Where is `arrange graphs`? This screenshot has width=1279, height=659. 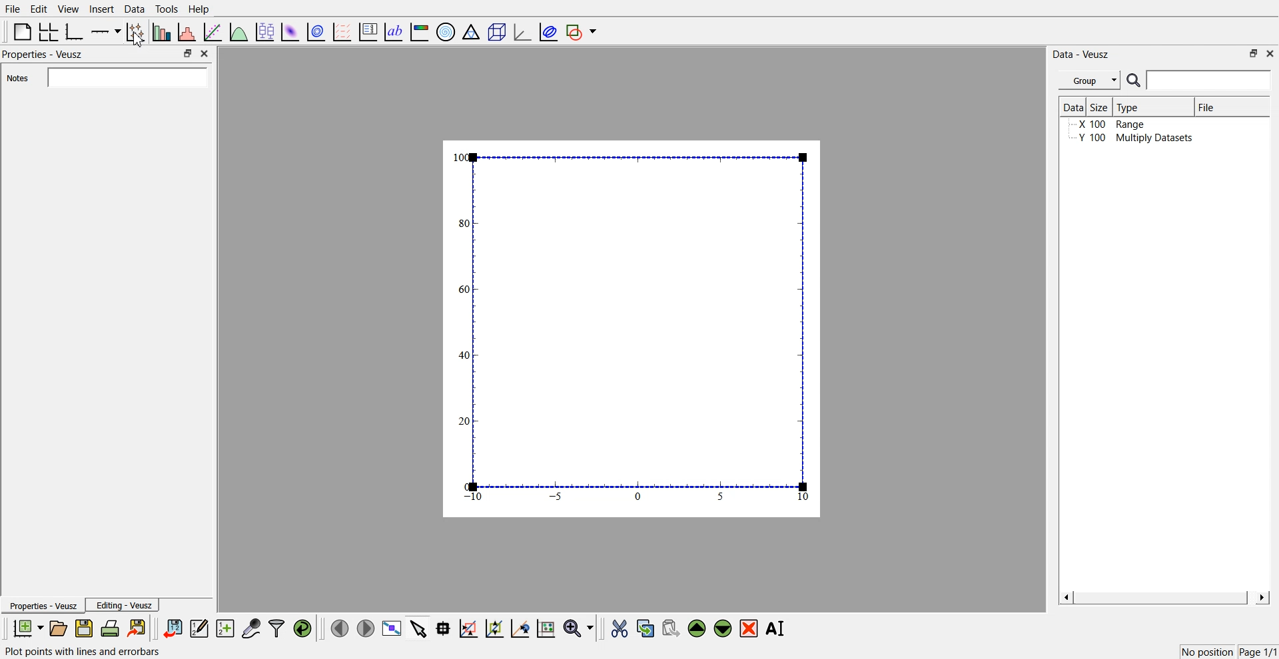
arrange graphs is located at coordinates (46, 31).